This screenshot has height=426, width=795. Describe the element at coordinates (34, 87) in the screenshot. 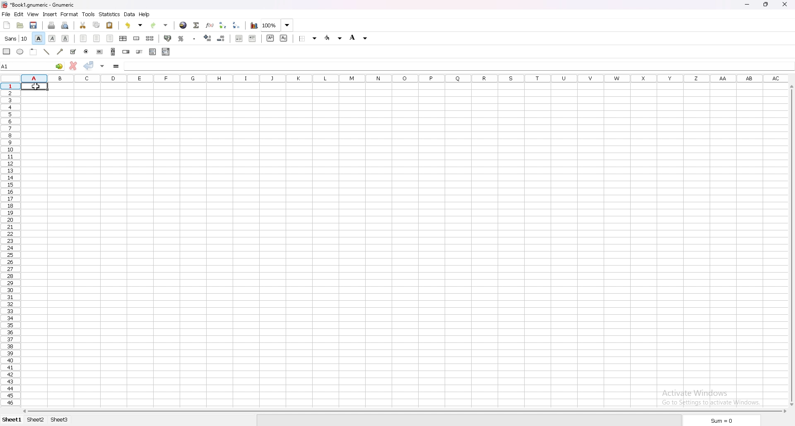

I see `cursor` at that location.